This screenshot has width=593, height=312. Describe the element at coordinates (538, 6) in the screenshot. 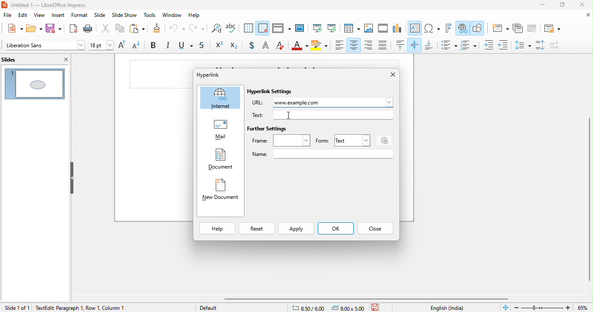

I see `minimize` at that location.